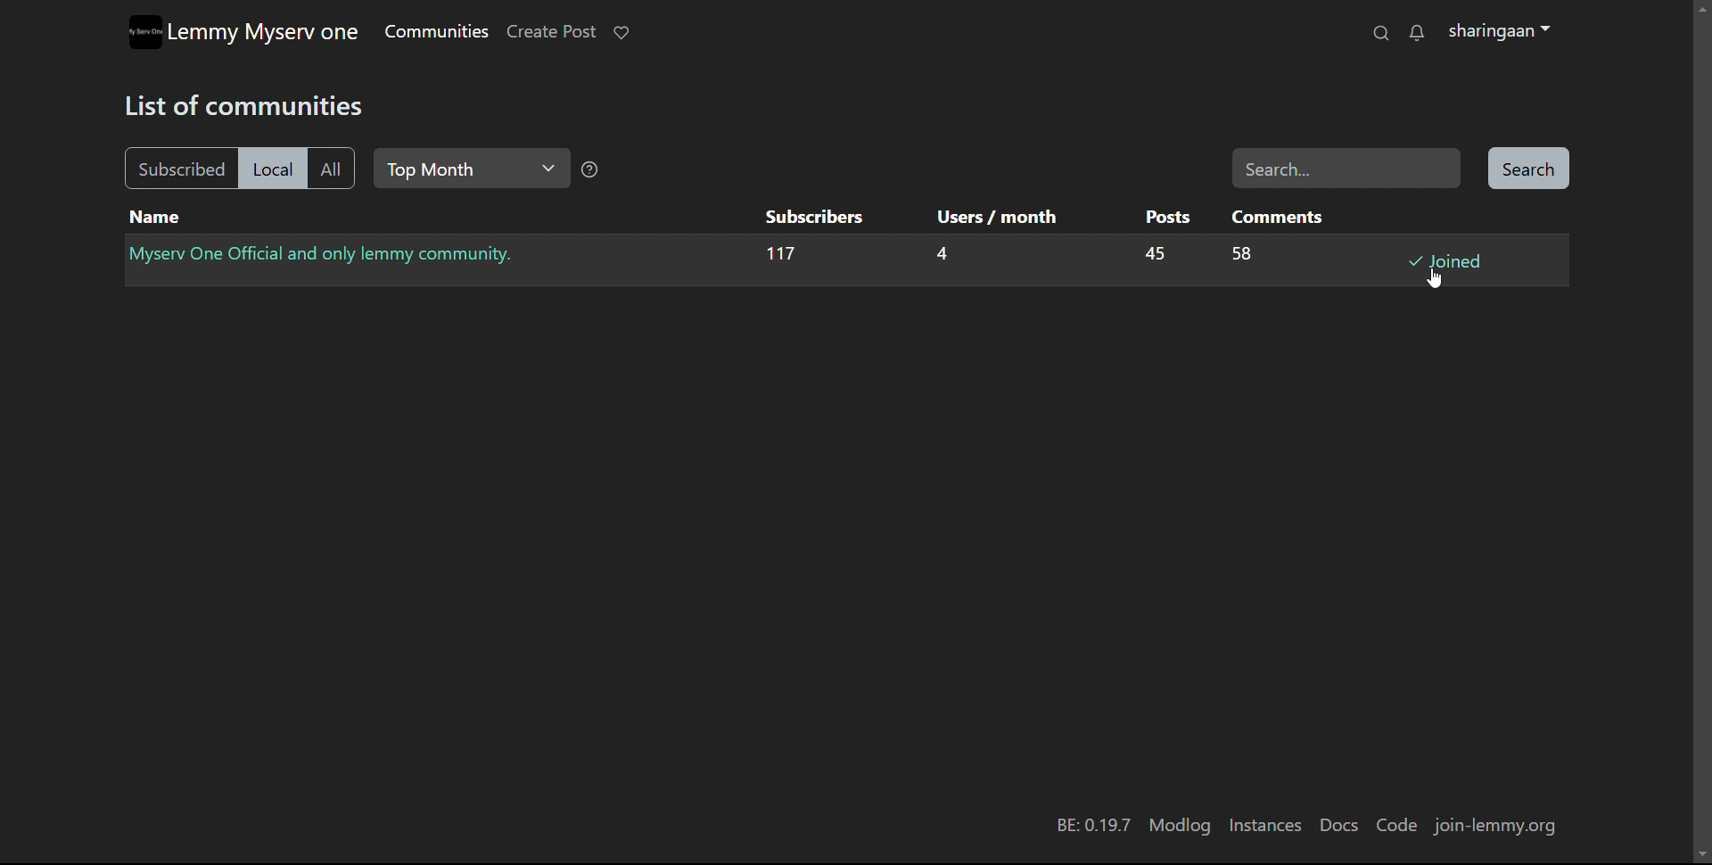  What do you see at coordinates (1395, 825) in the screenshot?
I see `code` at bounding box center [1395, 825].